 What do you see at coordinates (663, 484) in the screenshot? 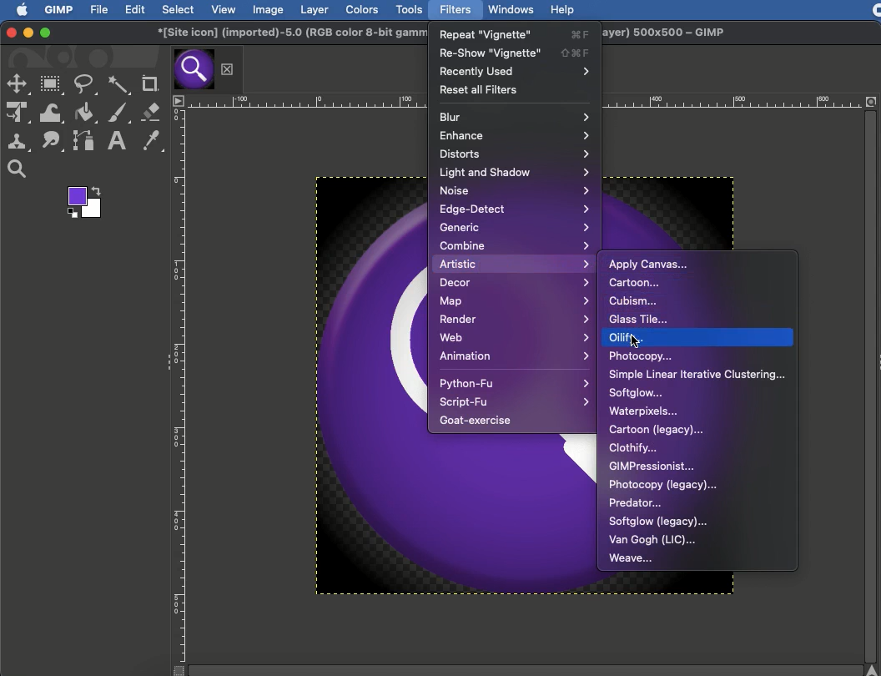
I see `Photocopy` at bounding box center [663, 484].